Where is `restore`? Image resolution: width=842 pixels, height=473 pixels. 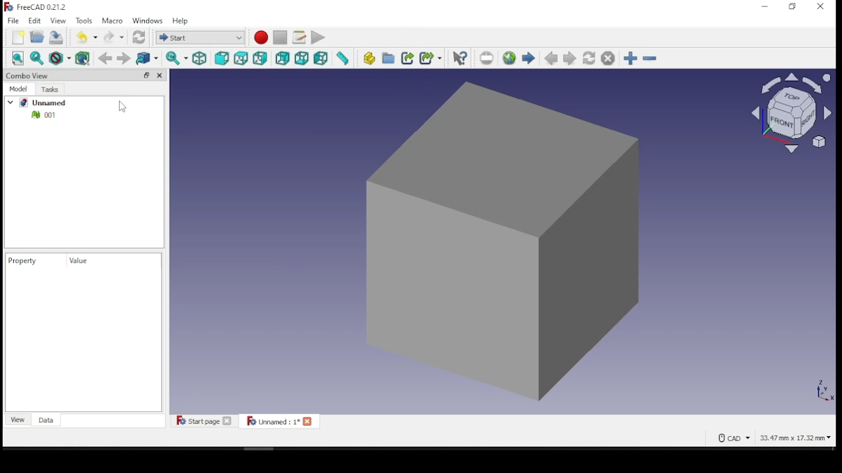
restore is located at coordinates (792, 7).